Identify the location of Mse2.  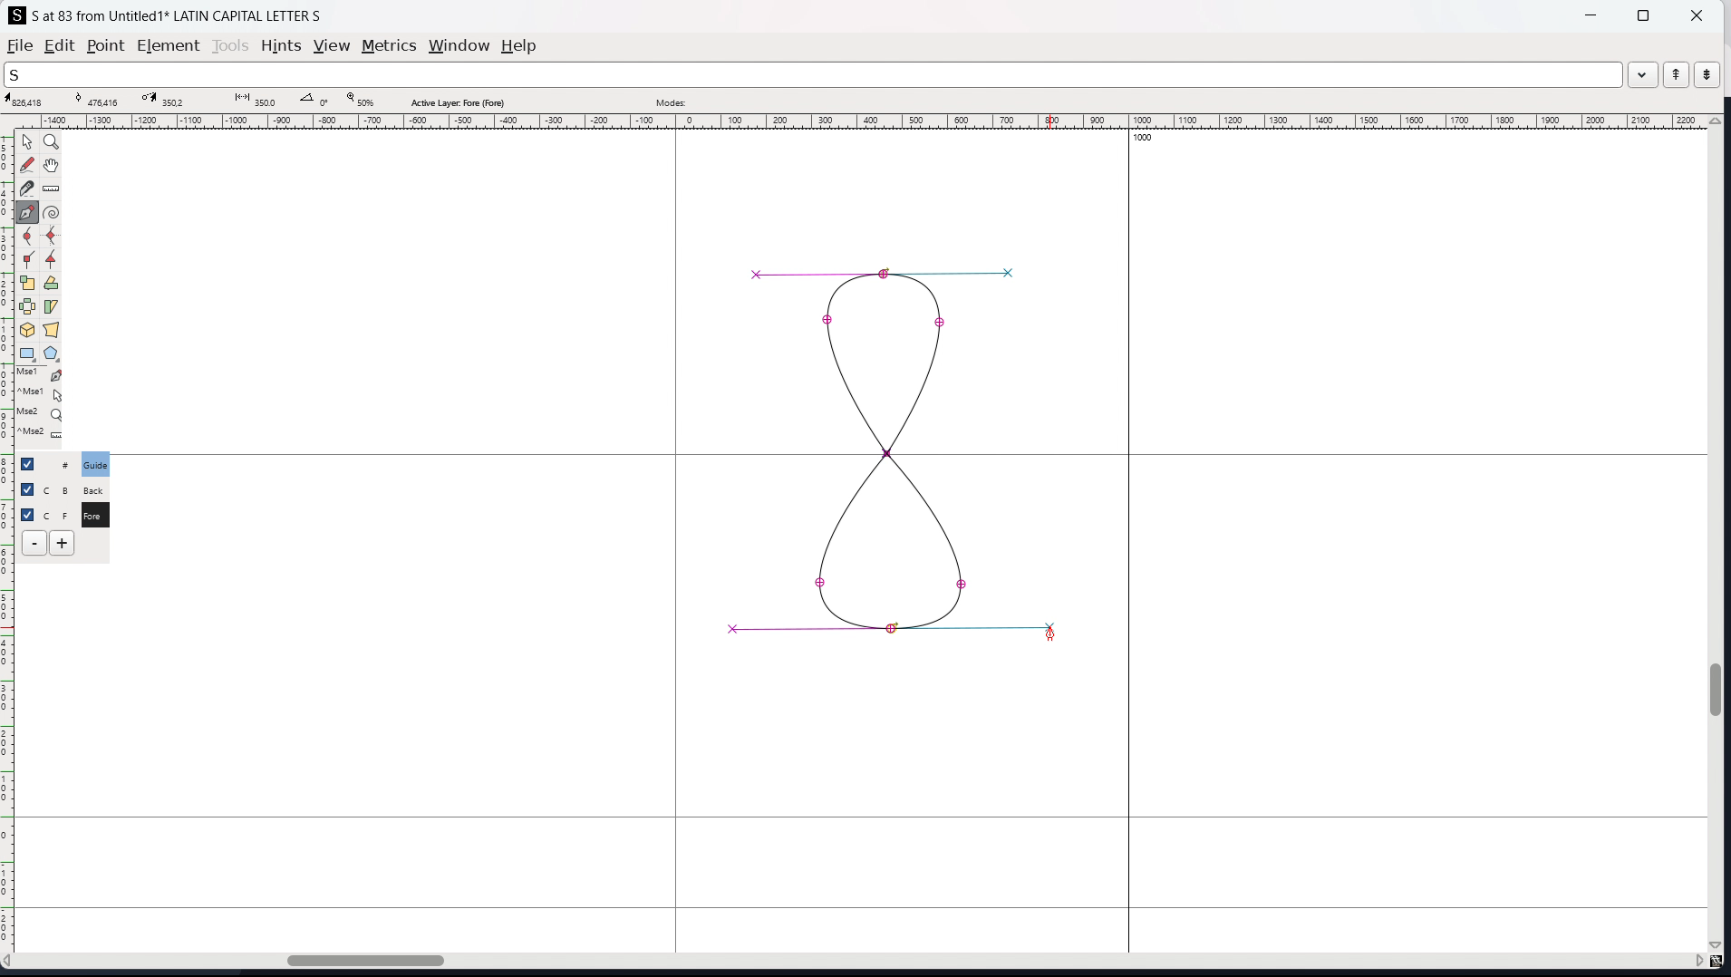
(42, 413).